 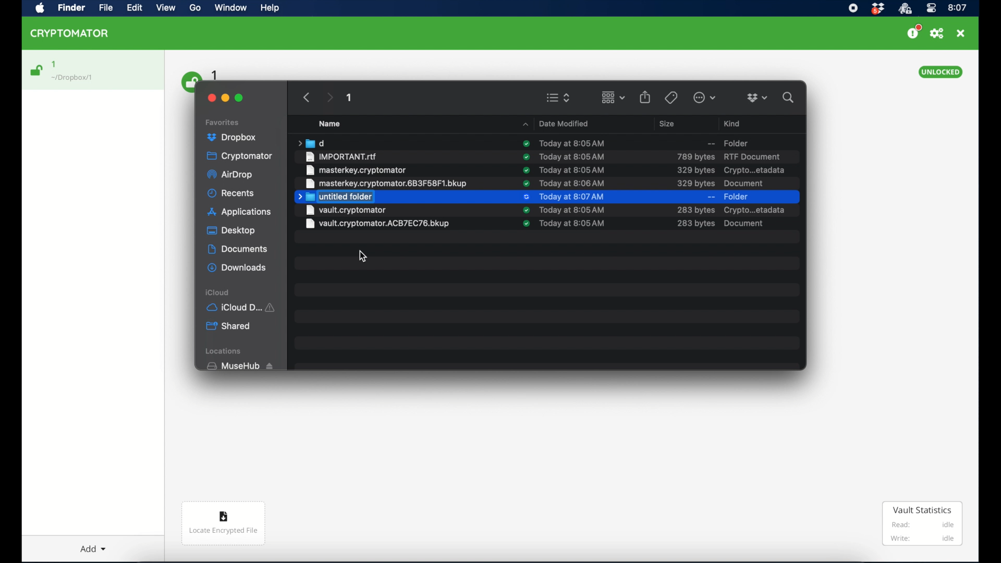 I want to click on untitled folder, so click(x=335, y=197).